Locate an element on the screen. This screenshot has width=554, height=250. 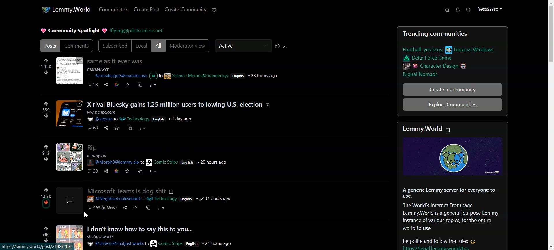
Copy is located at coordinates (148, 208).